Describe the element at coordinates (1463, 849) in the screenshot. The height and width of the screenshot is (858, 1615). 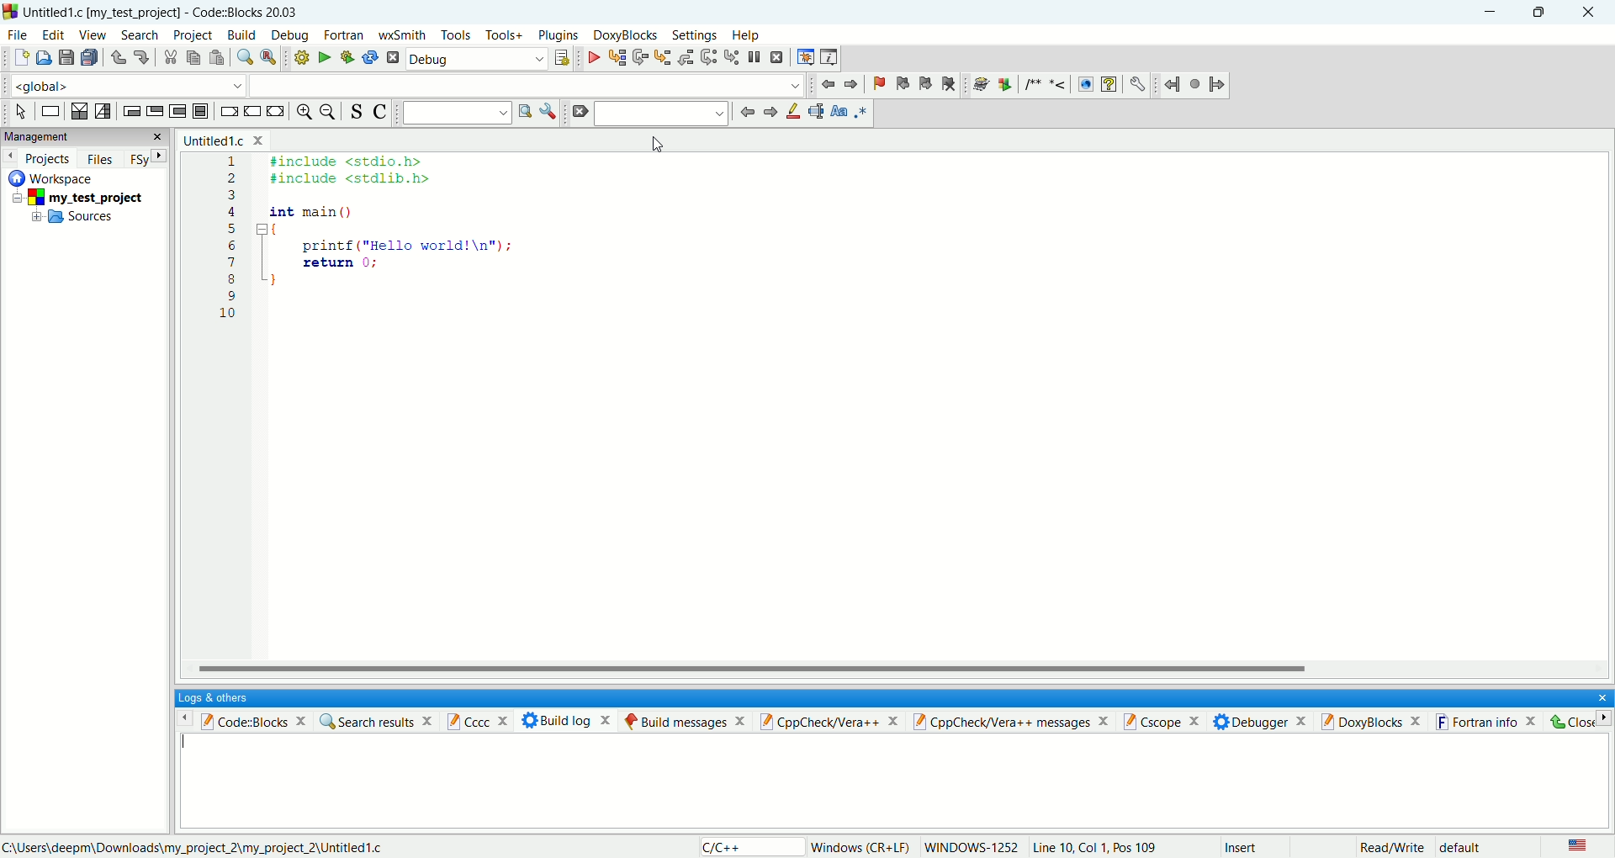
I see `default` at that location.